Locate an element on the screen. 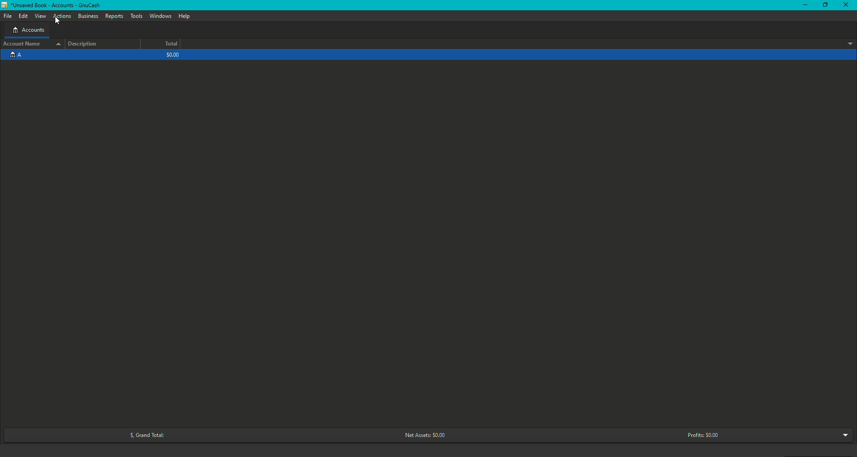 Image resolution: width=857 pixels, height=457 pixels. File is located at coordinates (7, 16).